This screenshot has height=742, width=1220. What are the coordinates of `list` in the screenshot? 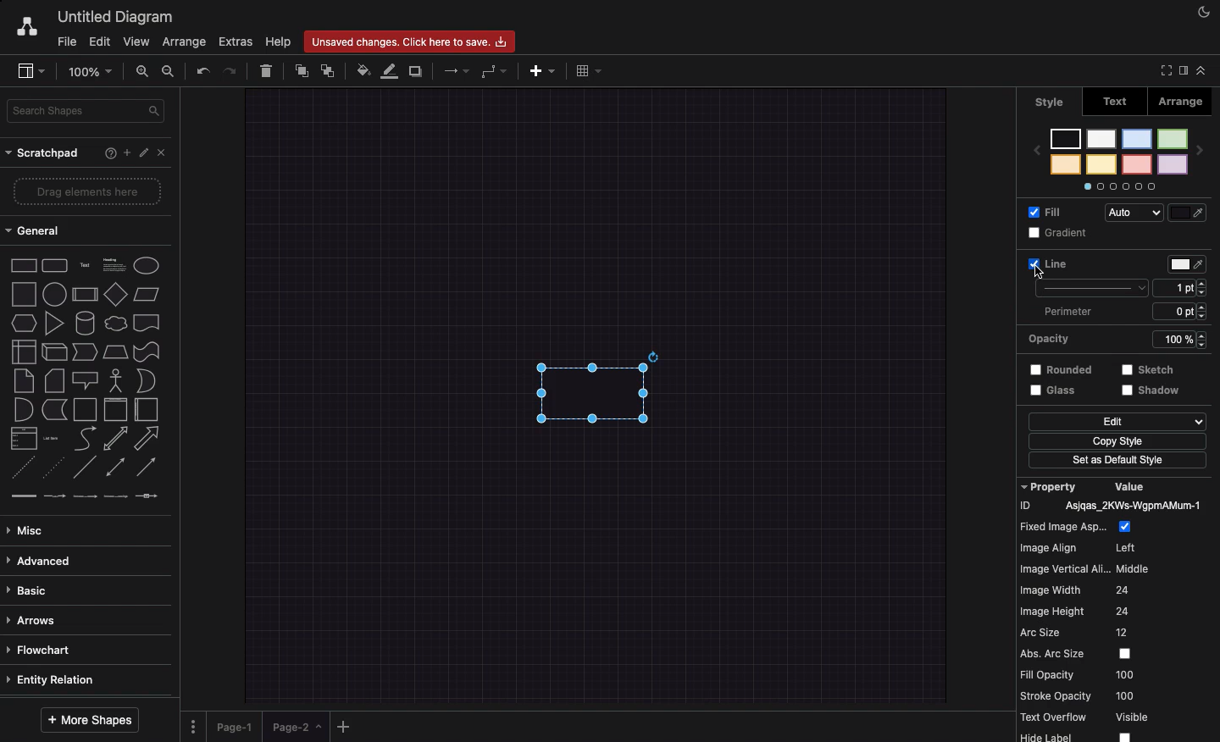 It's located at (21, 439).